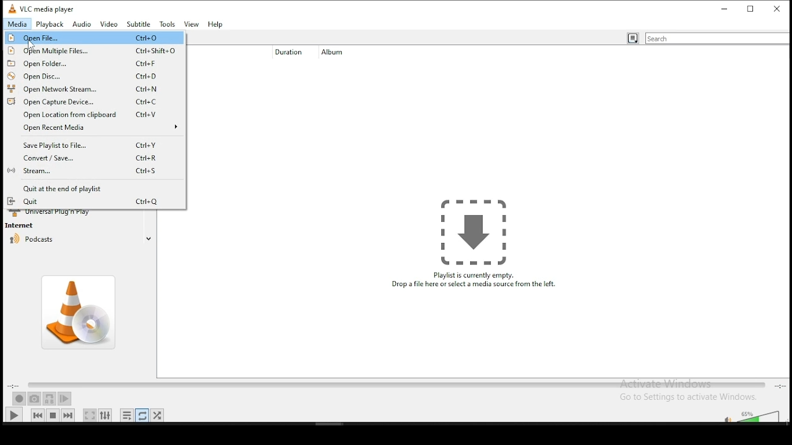 The image size is (792, 445). What do you see at coordinates (778, 8) in the screenshot?
I see `close window` at bounding box center [778, 8].